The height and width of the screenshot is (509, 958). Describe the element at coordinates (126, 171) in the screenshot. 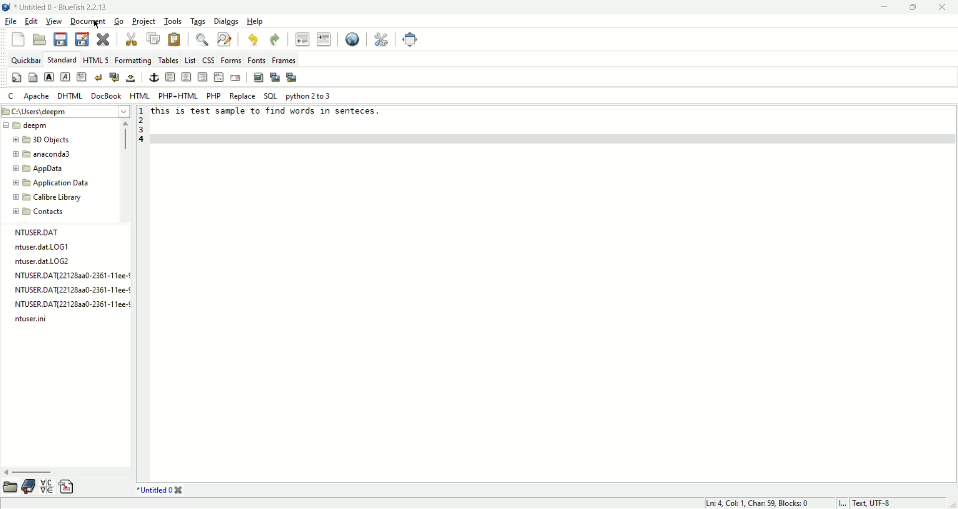

I see `scroll bar` at that location.